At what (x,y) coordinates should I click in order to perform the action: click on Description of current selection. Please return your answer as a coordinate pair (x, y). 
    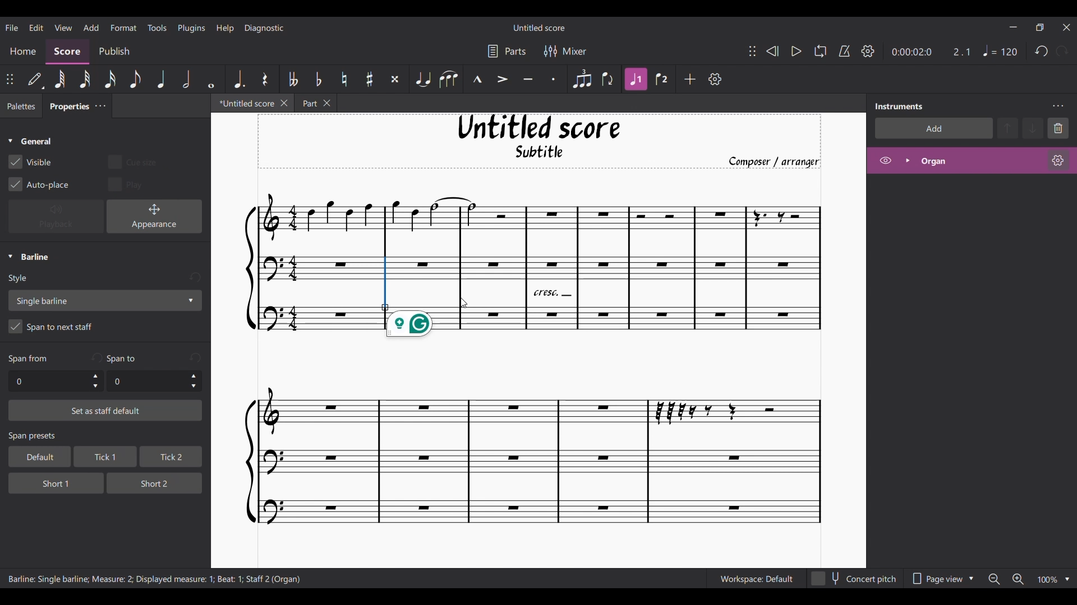
    Looking at the image, I should click on (155, 580).